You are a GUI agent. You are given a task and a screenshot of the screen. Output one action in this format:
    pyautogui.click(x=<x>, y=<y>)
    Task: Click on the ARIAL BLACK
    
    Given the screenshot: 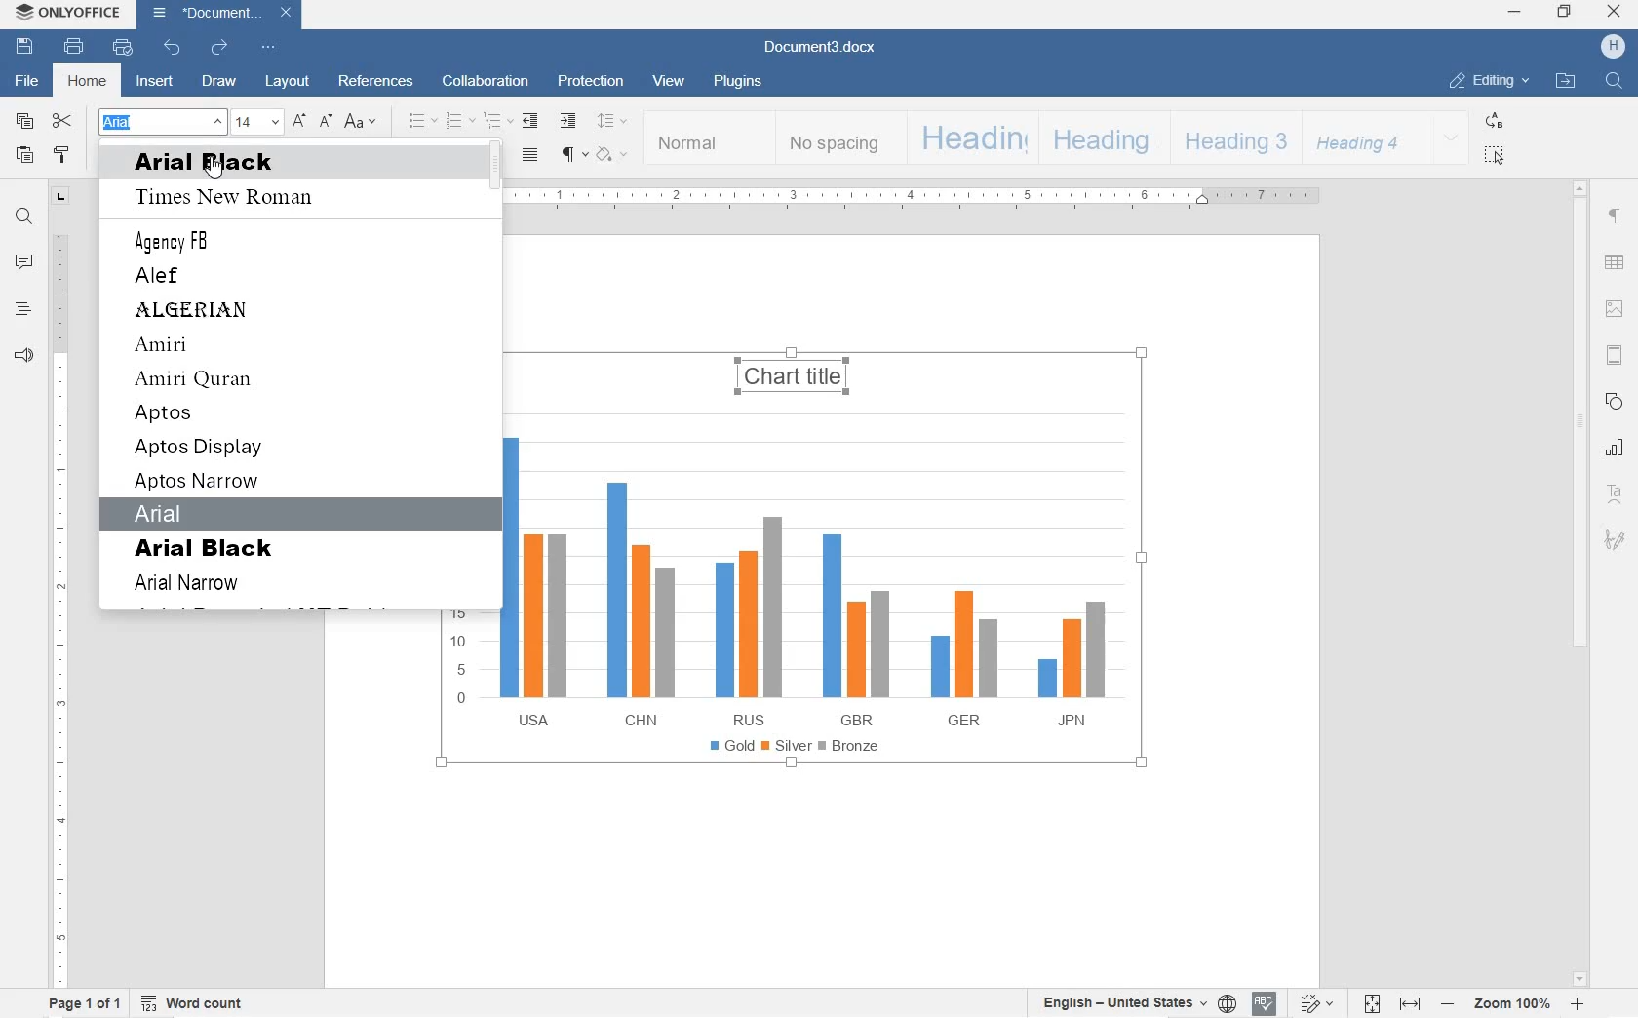 What is the action you would take?
    pyautogui.click(x=244, y=164)
    